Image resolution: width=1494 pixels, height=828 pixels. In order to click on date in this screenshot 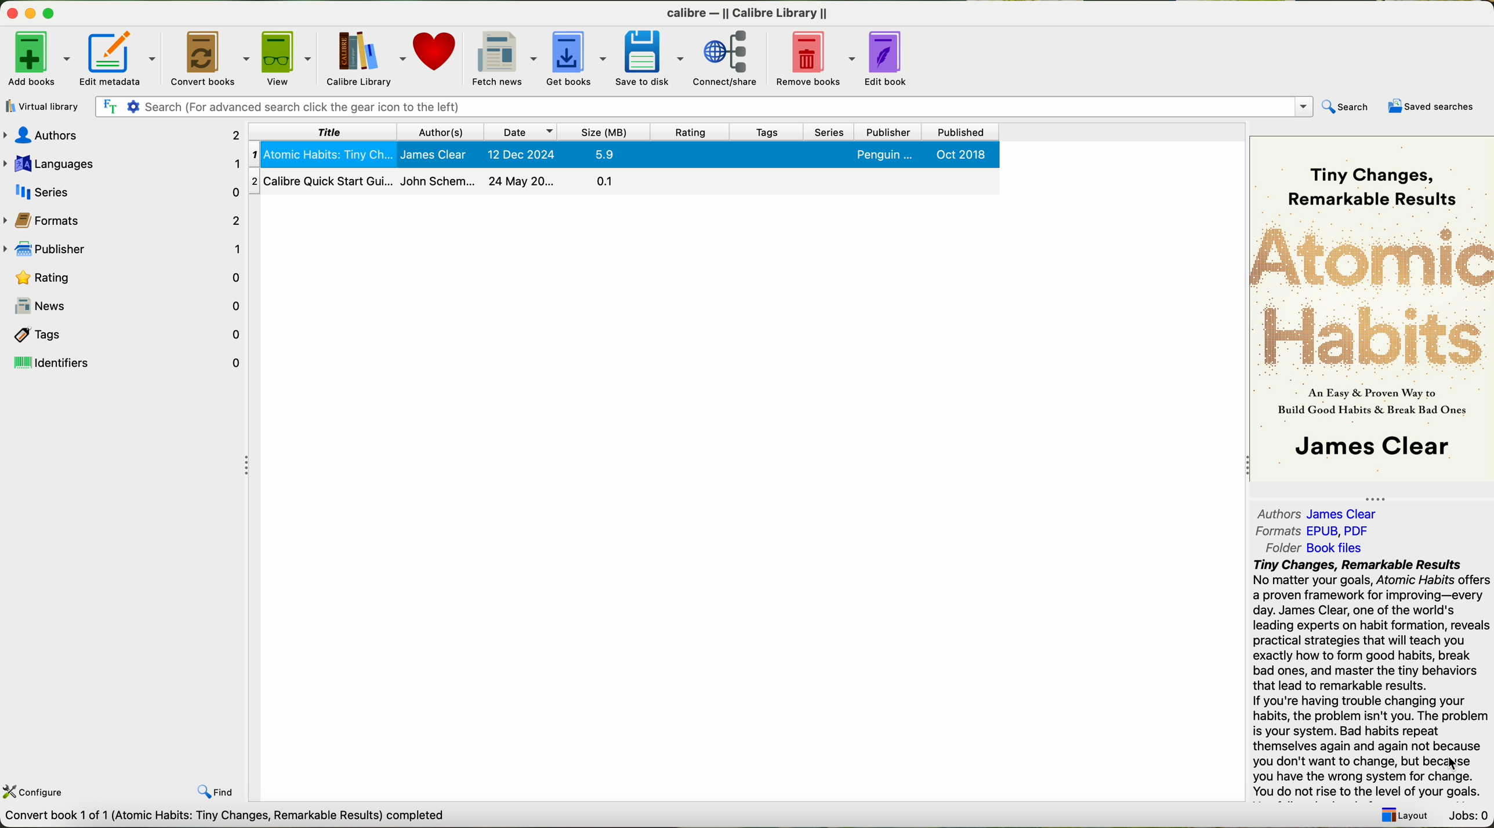, I will do `click(519, 132)`.